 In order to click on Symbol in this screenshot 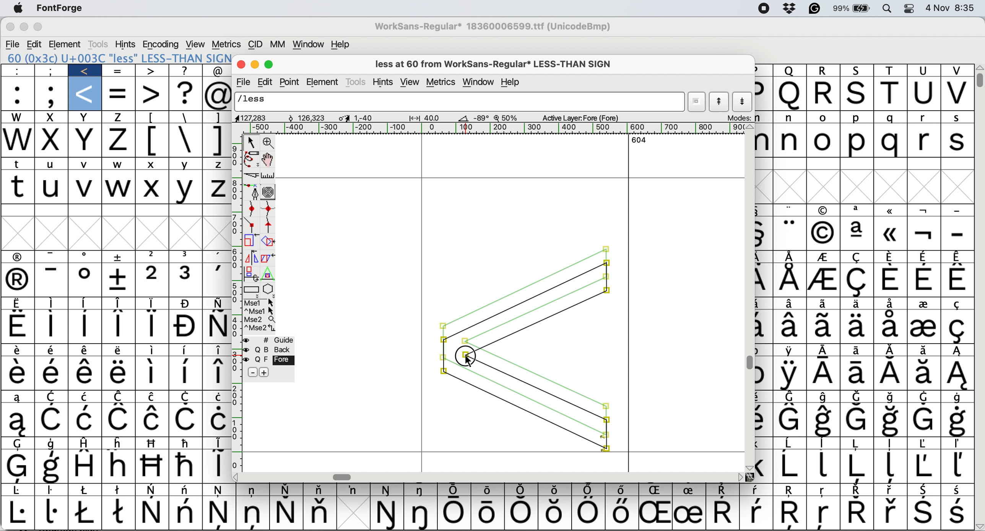, I will do `click(216, 419)`.